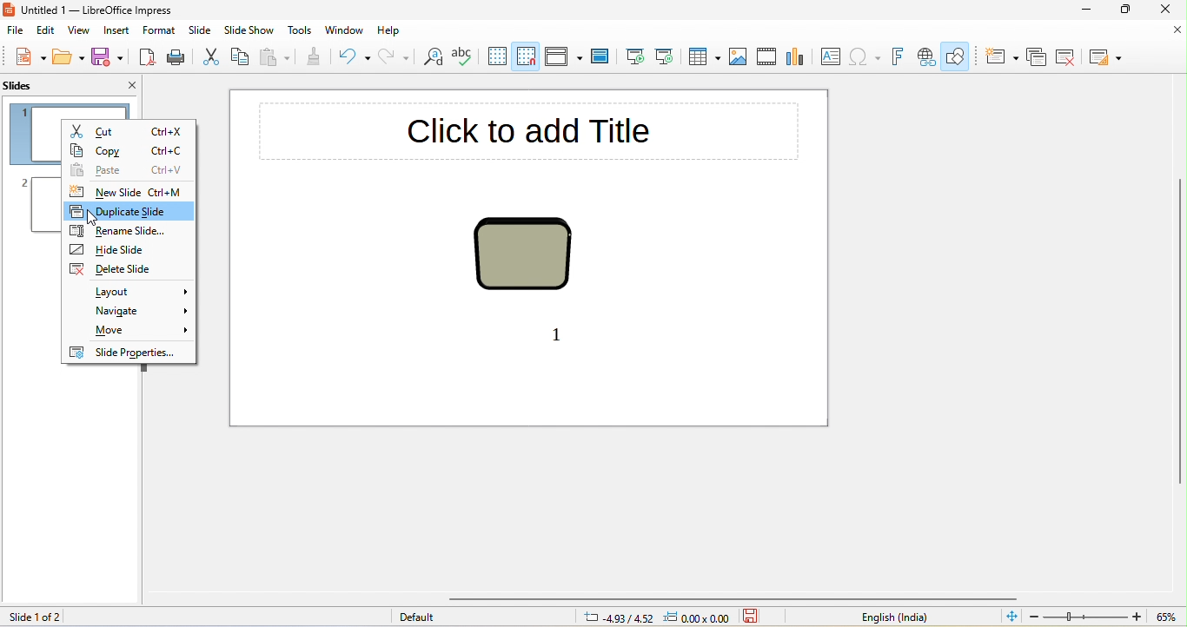  Describe the element at coordinates (436, 617) in the screenshot. I see `default` at that location.